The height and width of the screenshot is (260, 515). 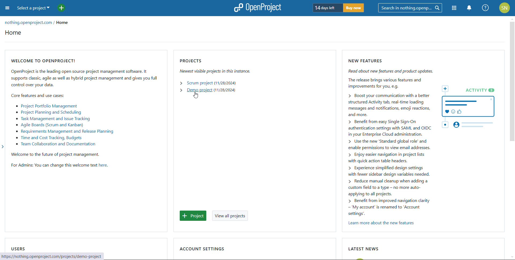 What do you see at coordinates (454, 8) in the screenshot?
I see `modules` at bounding box center [454, 8].